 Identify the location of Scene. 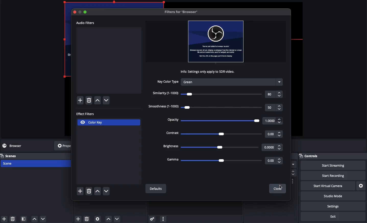
(10, 163).